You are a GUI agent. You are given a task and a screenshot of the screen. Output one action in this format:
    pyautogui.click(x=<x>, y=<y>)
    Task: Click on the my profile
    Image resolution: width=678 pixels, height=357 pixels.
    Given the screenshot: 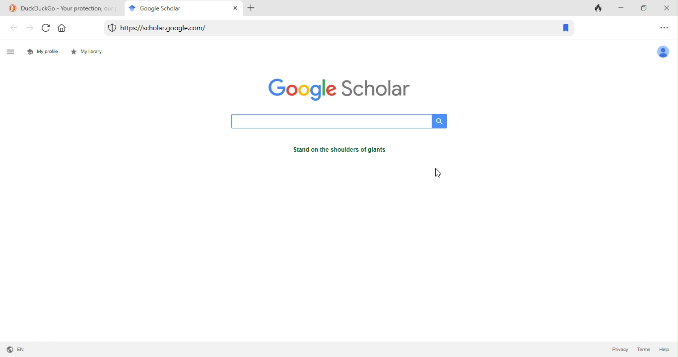 What is the action you would take?
    pyautogui.click(x=43, y=51)
    